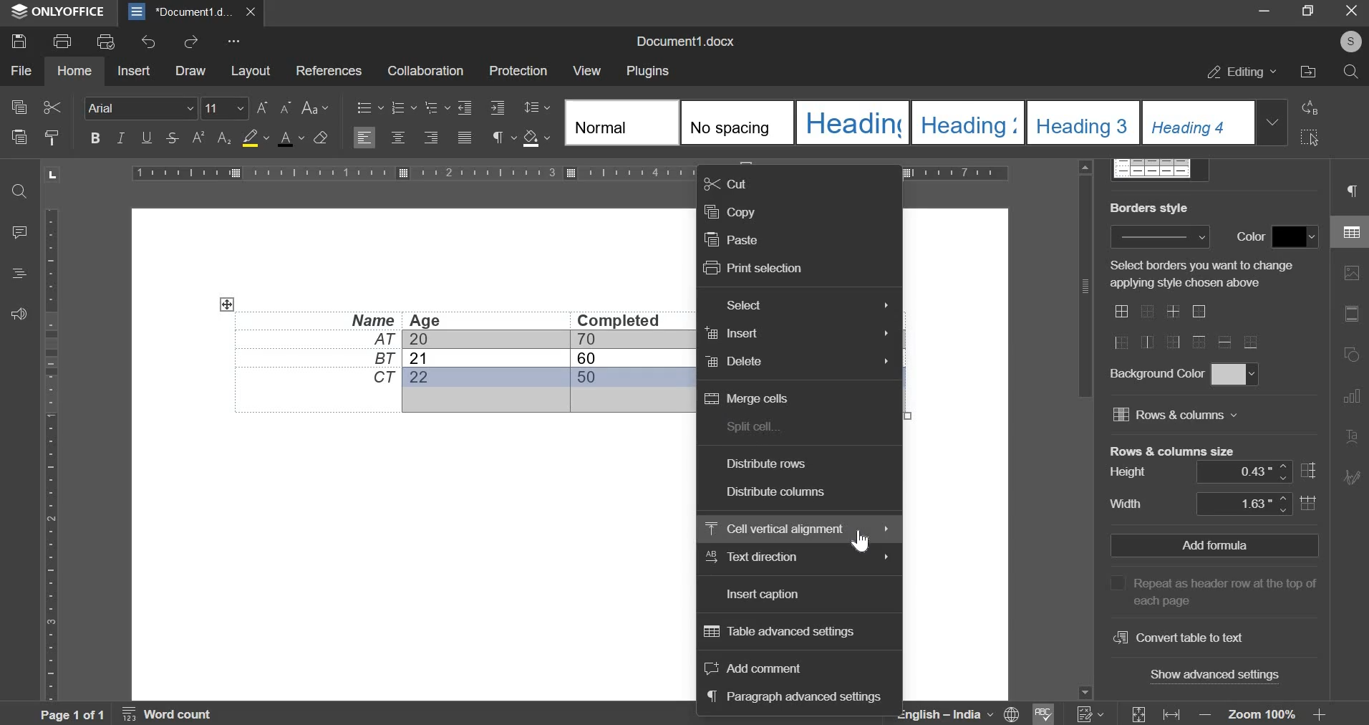 This screenshot has width=1369, height=725. I want to click on text direction, so click(757, 557).